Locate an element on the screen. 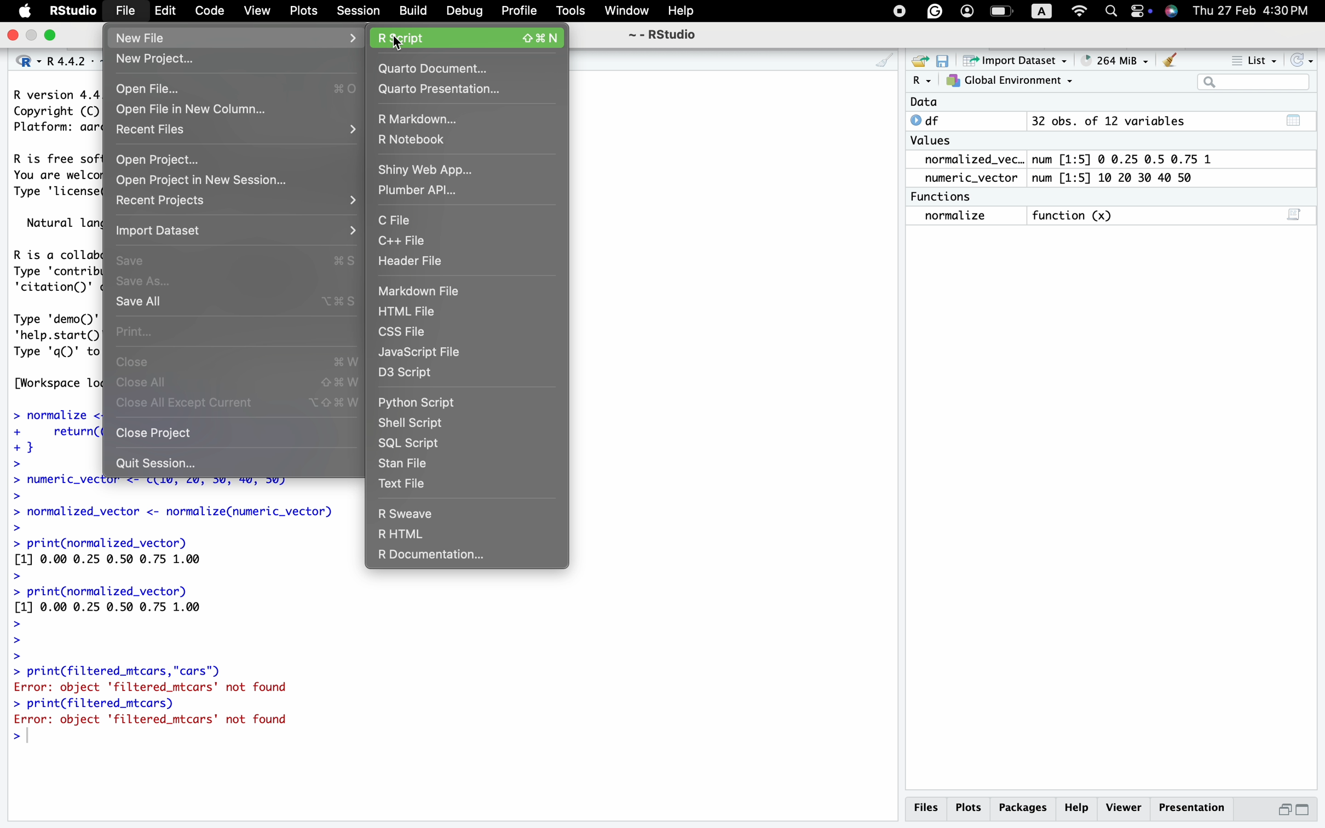  import dataset is located at coordinates (1022, 61).